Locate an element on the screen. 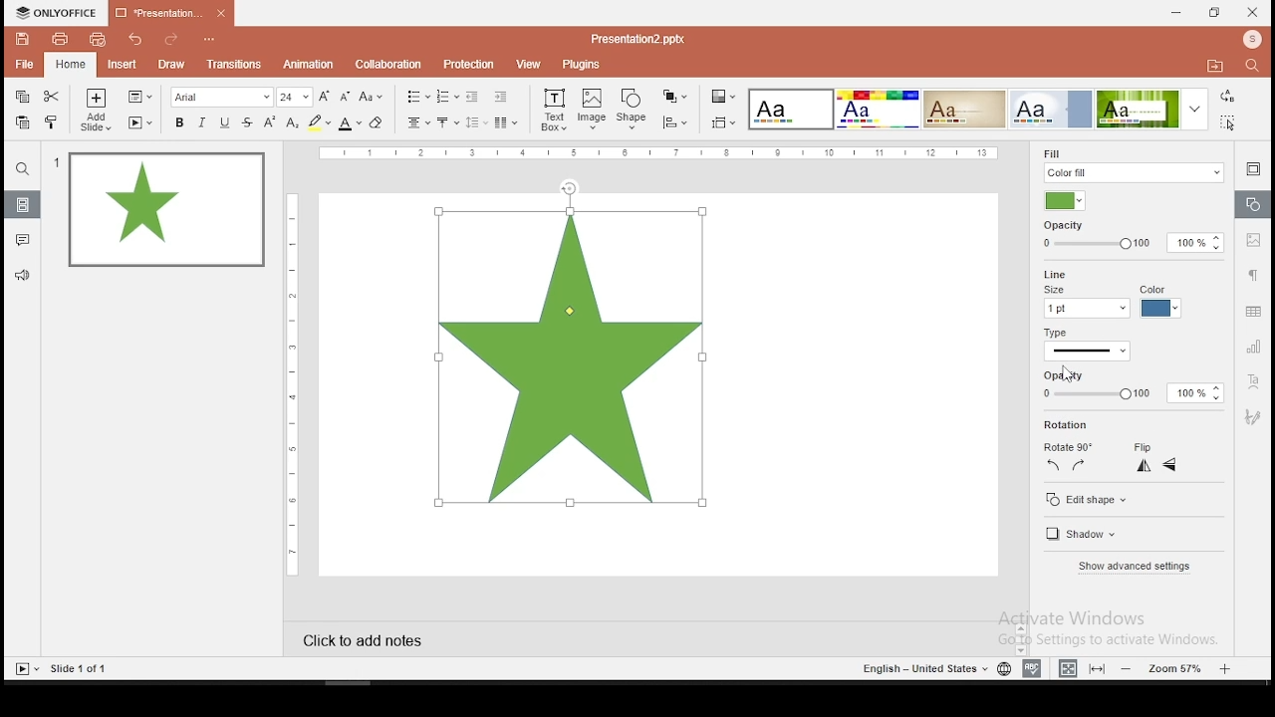 This screenshot has width=1275, height=717. line color is located at coordinates (1162, 298).